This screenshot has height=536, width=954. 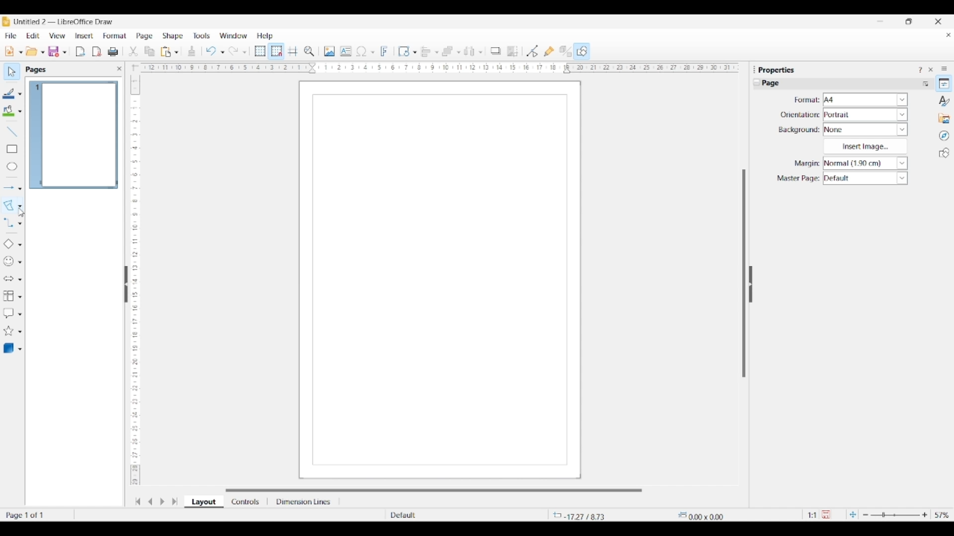 I want to click on Current page, so click(x=73, y=135).